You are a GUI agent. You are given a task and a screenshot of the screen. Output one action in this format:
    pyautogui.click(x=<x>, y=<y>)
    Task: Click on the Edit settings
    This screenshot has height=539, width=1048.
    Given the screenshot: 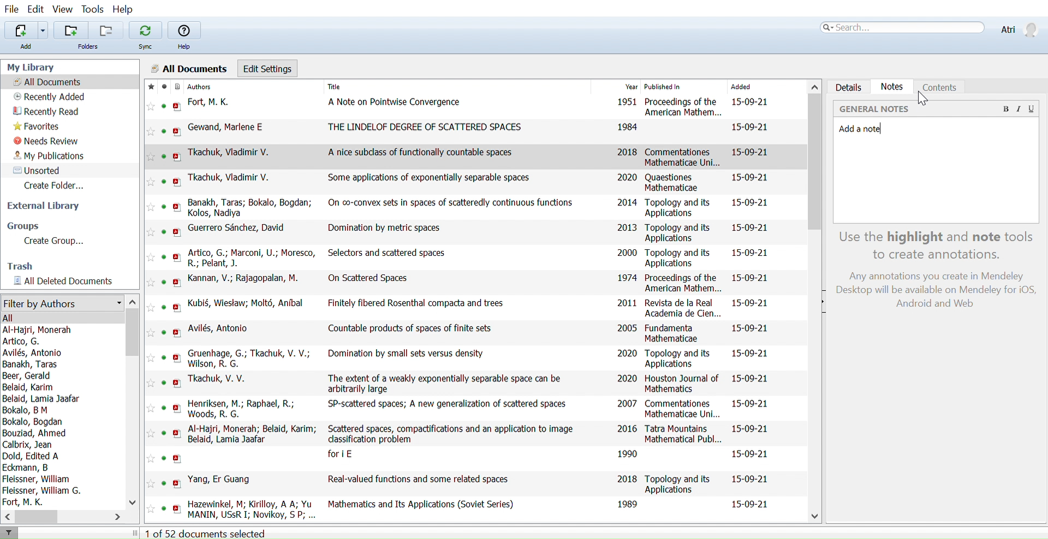 What is the action you would take?
    pyautogui.click(x=268, y=68)
    